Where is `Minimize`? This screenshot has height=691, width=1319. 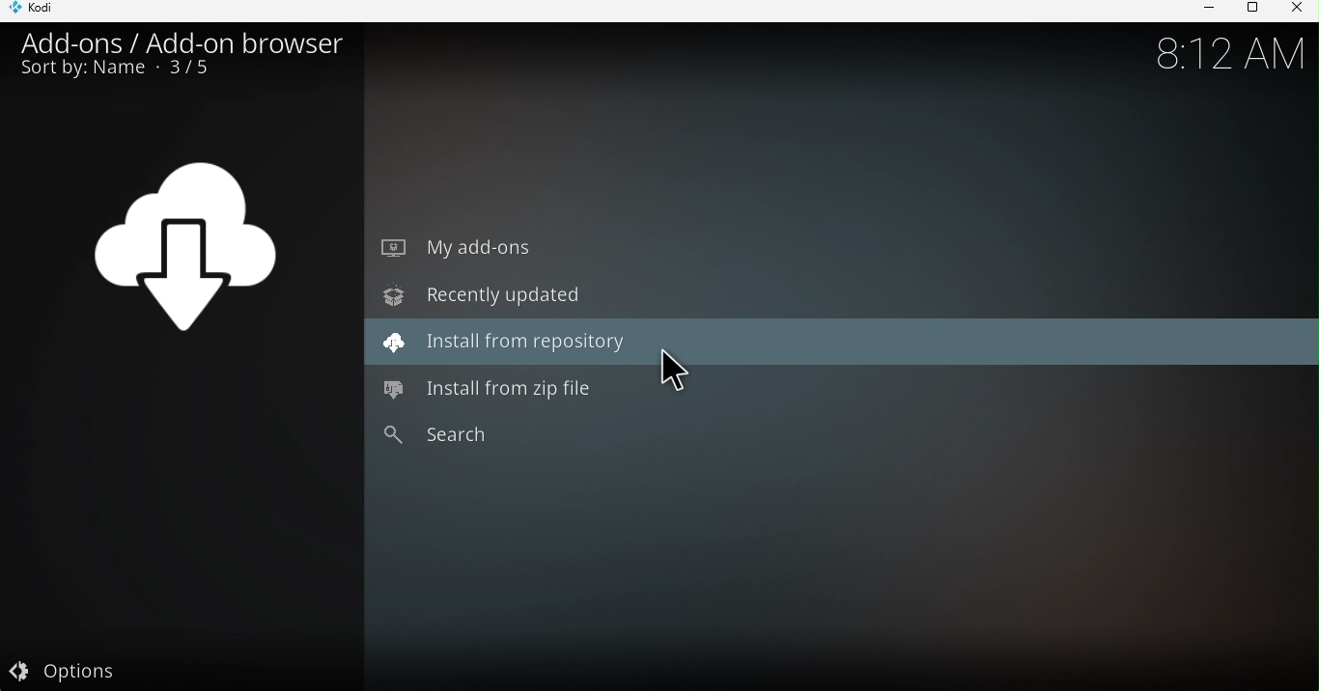 Minimize is located at coordinates (1203, 11).